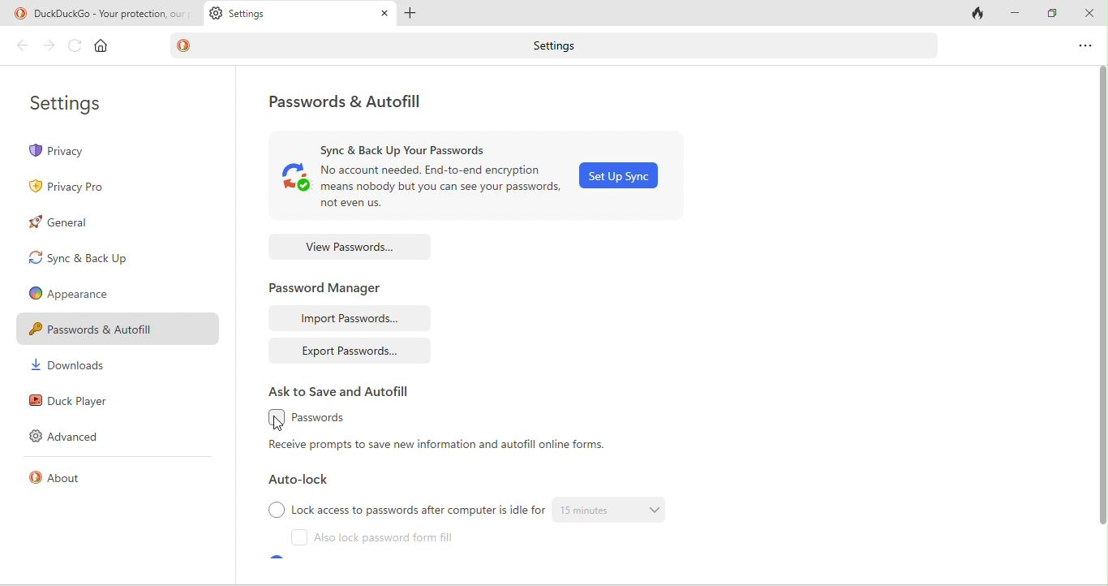 The height and width of the screenshot is (586, 1108). I want to click on back, so click(22, 47).